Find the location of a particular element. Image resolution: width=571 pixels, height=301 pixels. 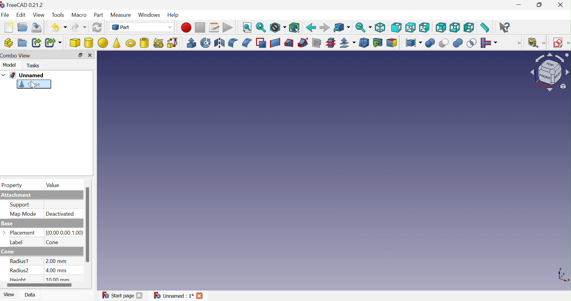

Map mode is located at coordinates (23, 214).